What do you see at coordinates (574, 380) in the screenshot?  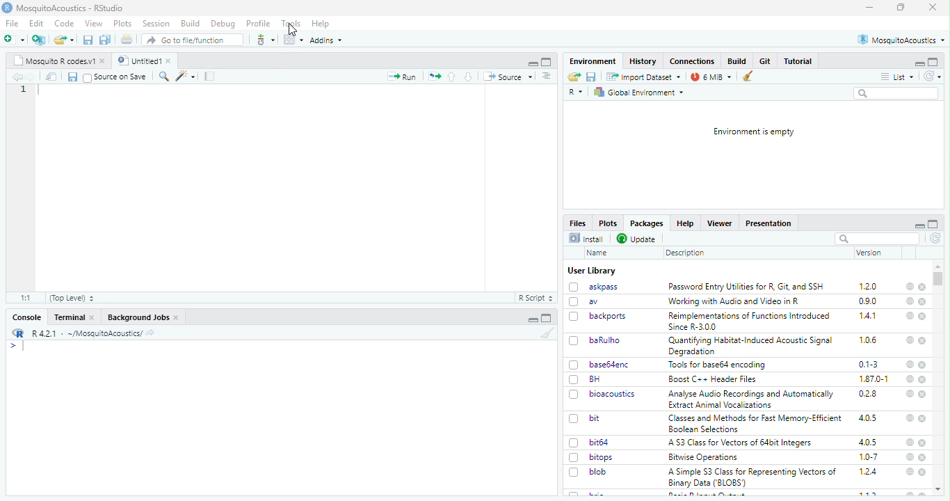 I see `checkbox` at bounding box center [574, 380].